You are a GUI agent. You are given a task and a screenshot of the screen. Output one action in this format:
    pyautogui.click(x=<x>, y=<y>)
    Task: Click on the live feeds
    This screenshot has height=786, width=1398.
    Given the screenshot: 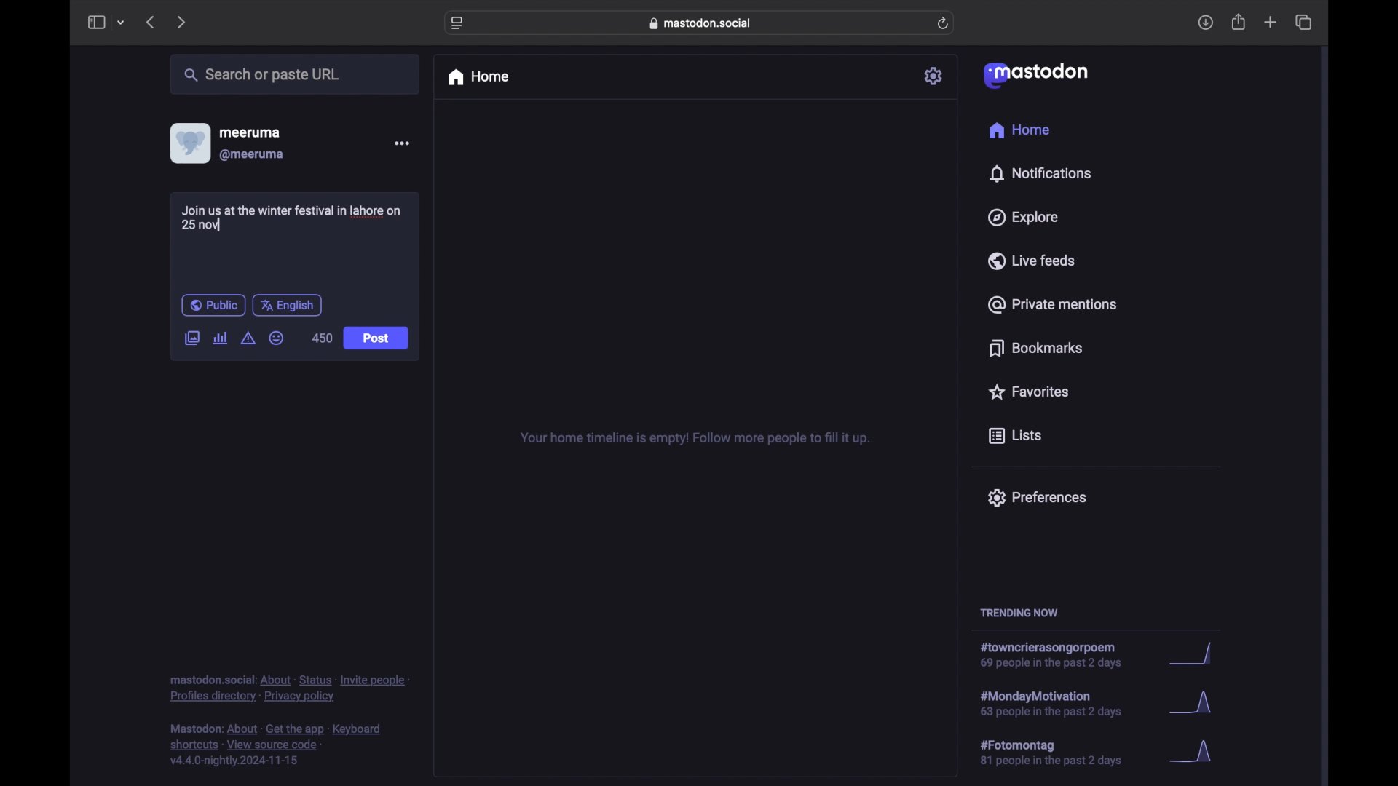 What is the action you would take?
    pyautogui.click(x=1032, y=261)
    